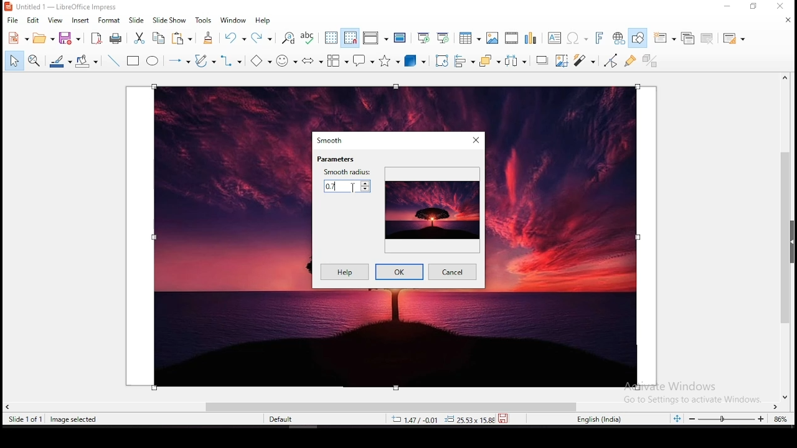  What do you see at coordinates (475, 139) in the screenshot?
I see `close window` at bounding box center [475, 139].